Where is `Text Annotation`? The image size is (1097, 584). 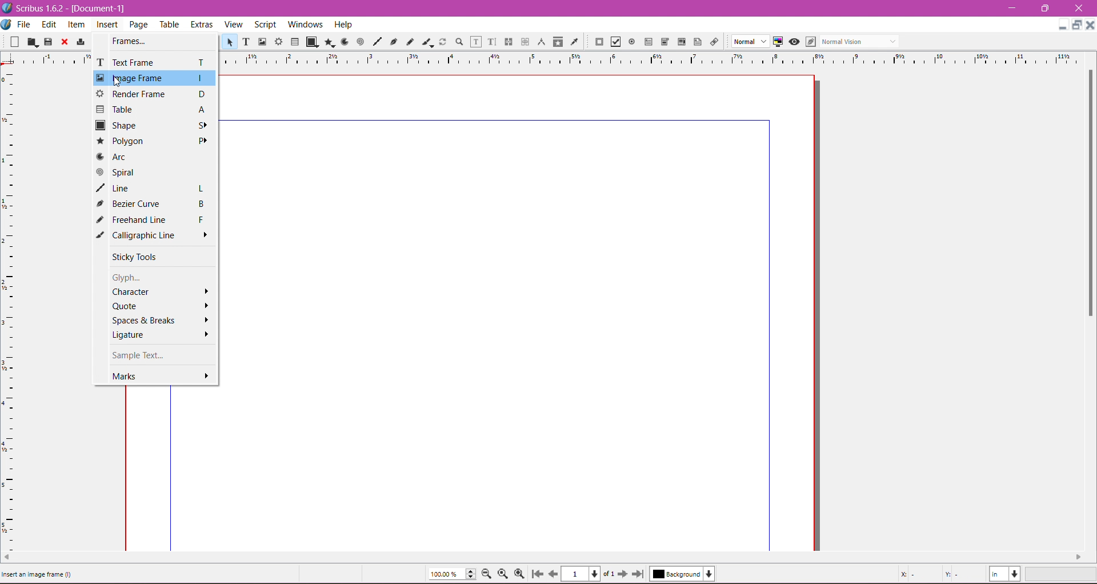 Text Annotation is located at coordinates (698, 42).